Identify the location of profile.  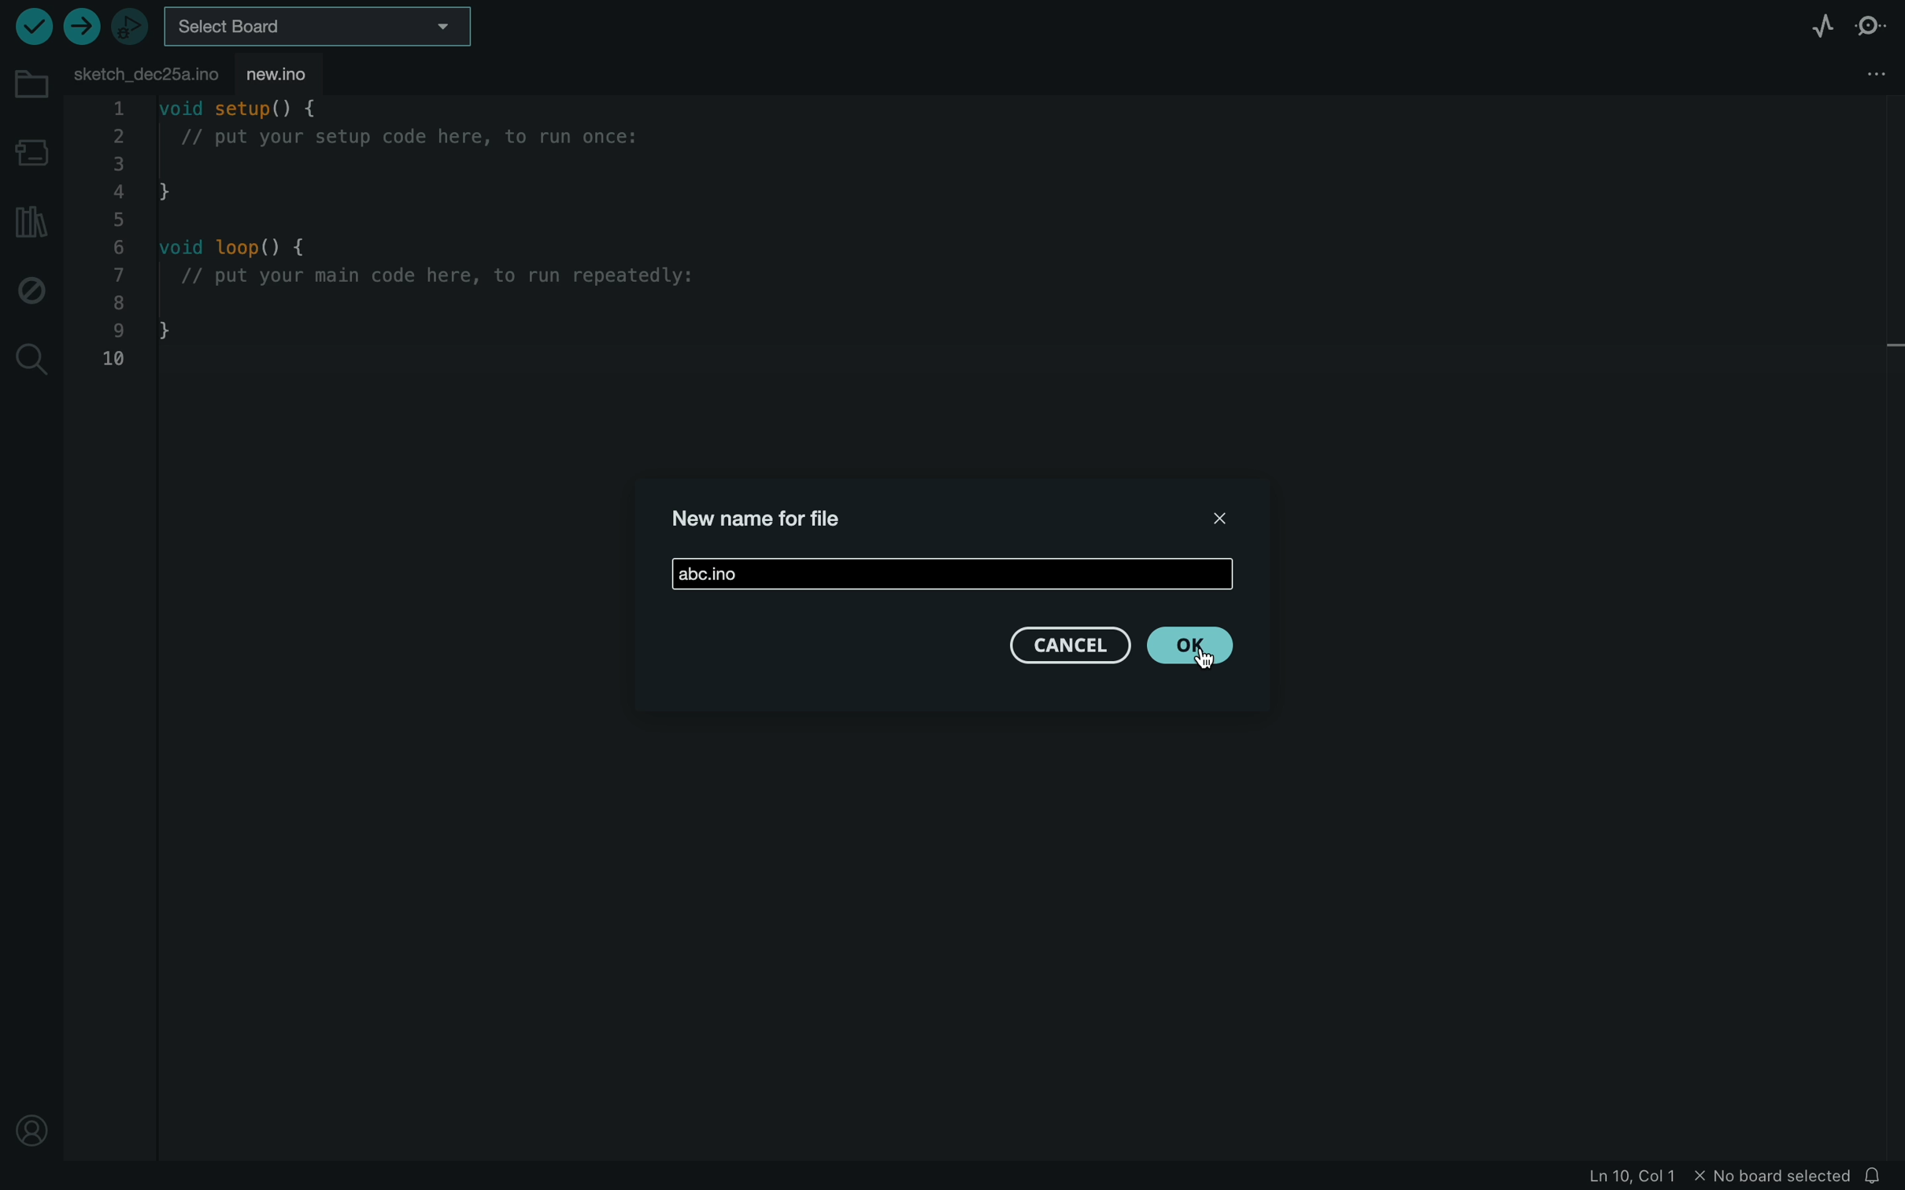
(31, 1125).